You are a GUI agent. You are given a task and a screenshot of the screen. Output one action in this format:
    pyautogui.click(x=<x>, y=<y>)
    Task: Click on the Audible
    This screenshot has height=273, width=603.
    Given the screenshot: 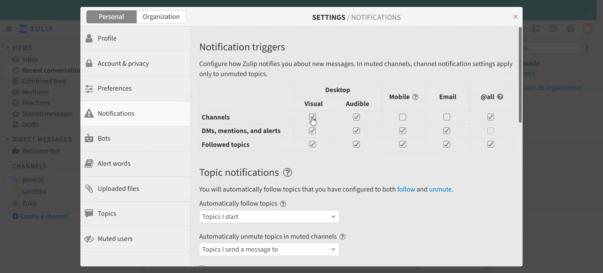 What is the action you would take?
    pyautogui.click(x=358, y=104)
    